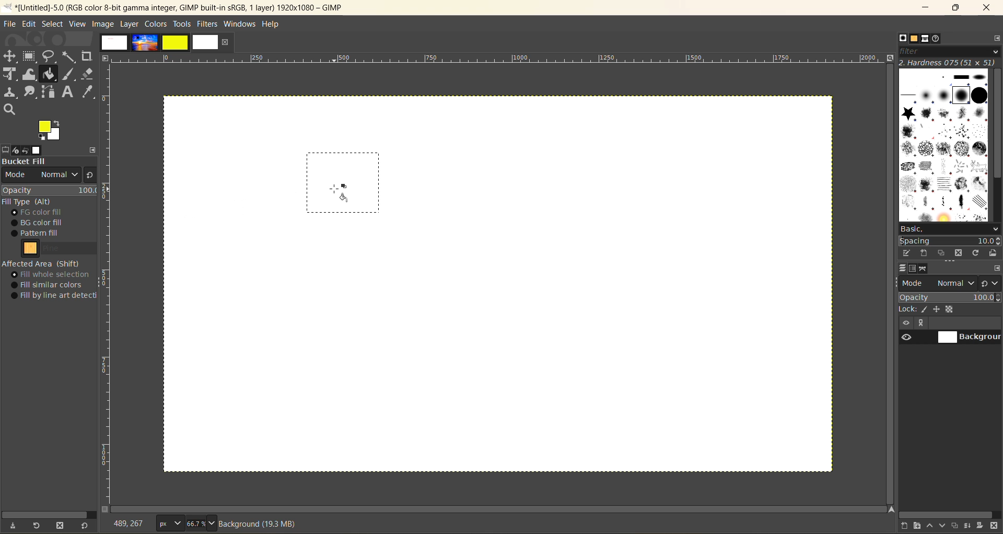  Describe the element at coordinates (919, 526) in the screenshot. I see `create a new layer group` at that location.